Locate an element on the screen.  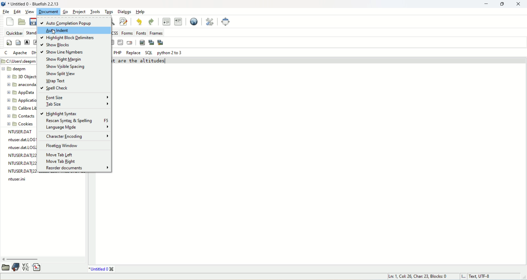
move tab right is located at coordinates (62, 161).